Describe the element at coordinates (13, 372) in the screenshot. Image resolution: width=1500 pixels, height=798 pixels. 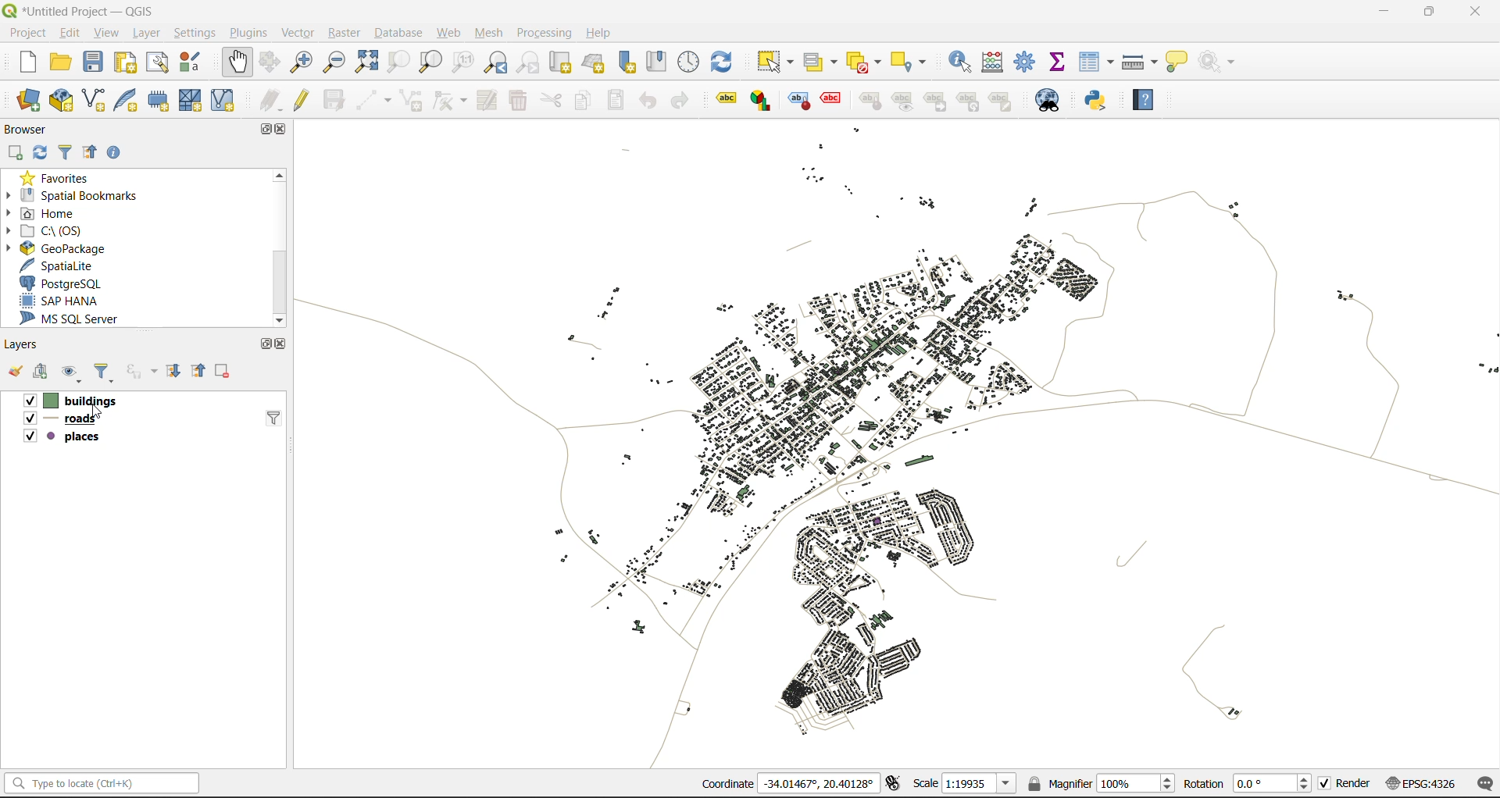
I see `open` at that location.